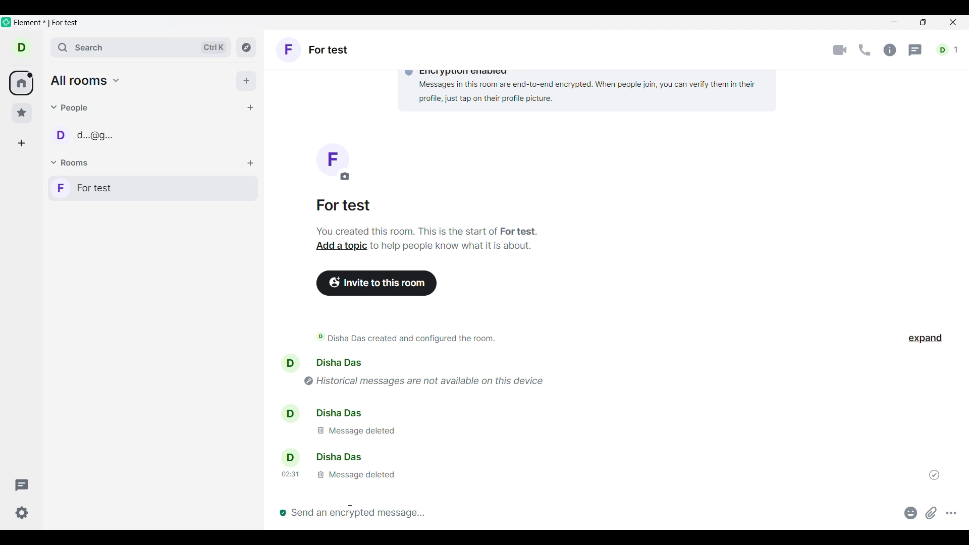 The image size is (969, 545). I want to click on Add emoji, so click(911, 513).